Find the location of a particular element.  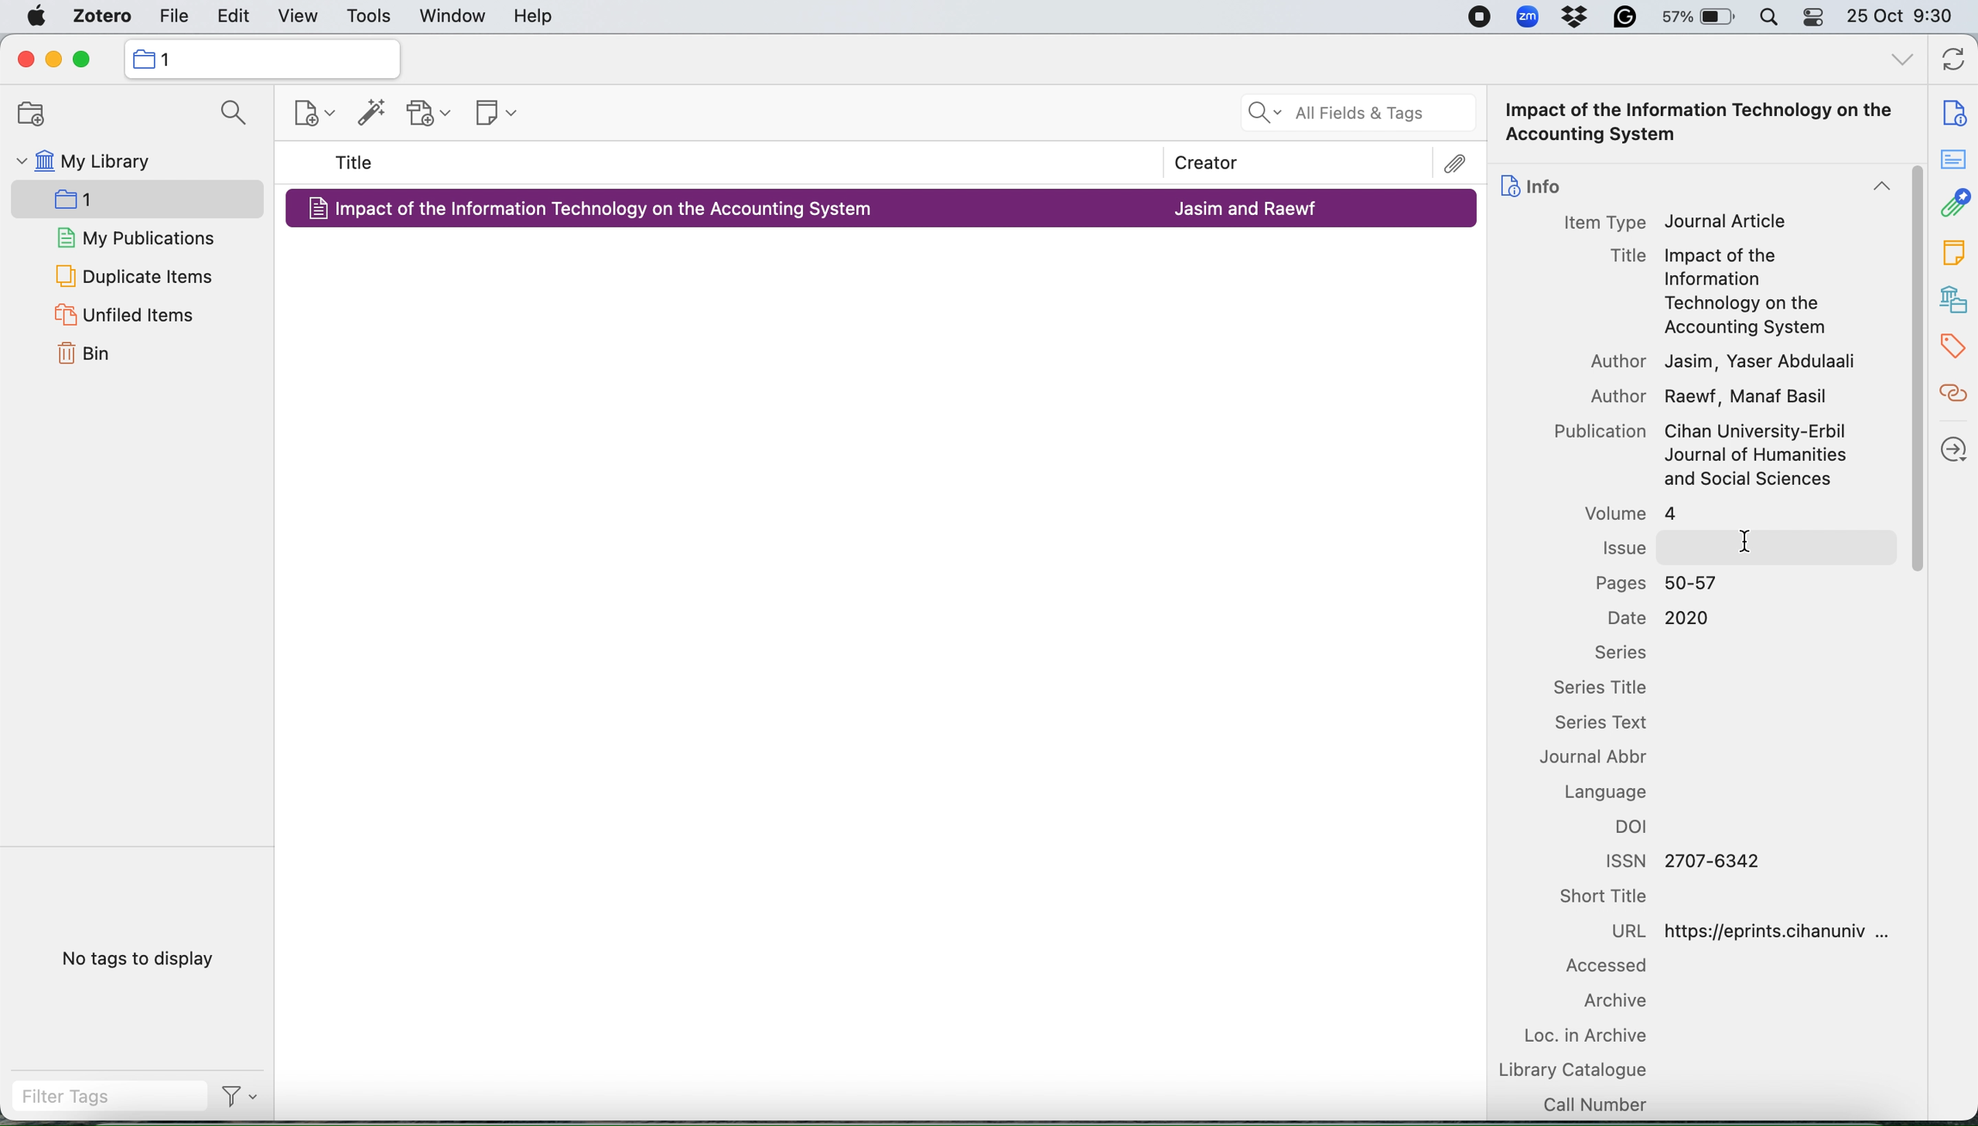

date 2020 is located at coordinates (1659, 618).